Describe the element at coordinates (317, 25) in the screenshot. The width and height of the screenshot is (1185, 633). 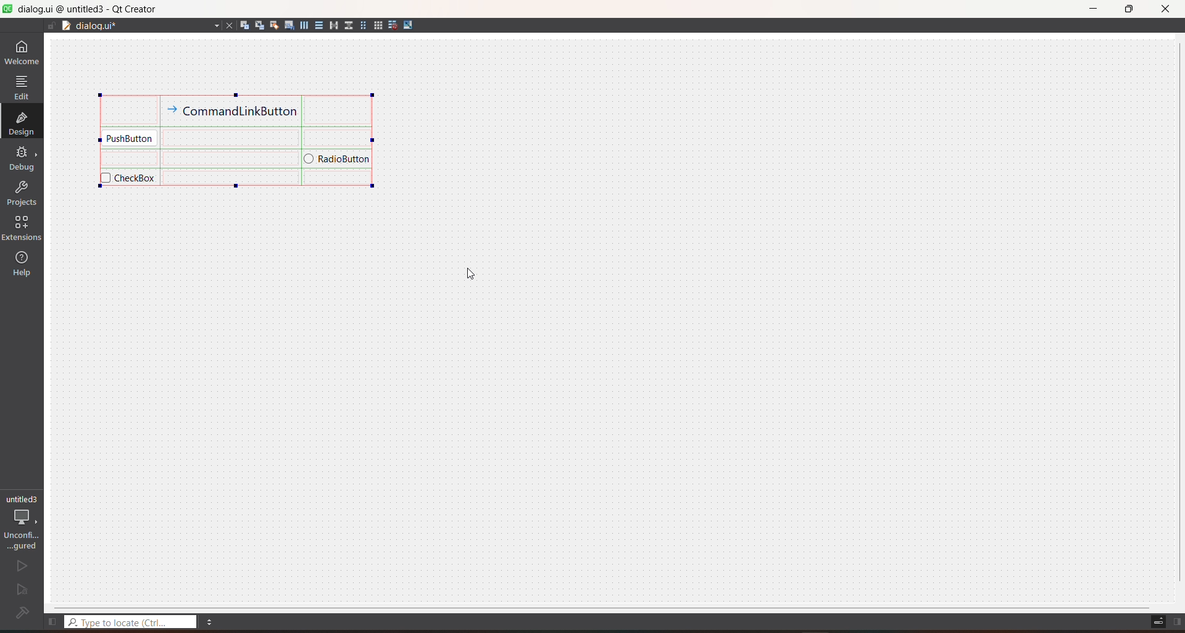
I see `layout vertically` at that location.